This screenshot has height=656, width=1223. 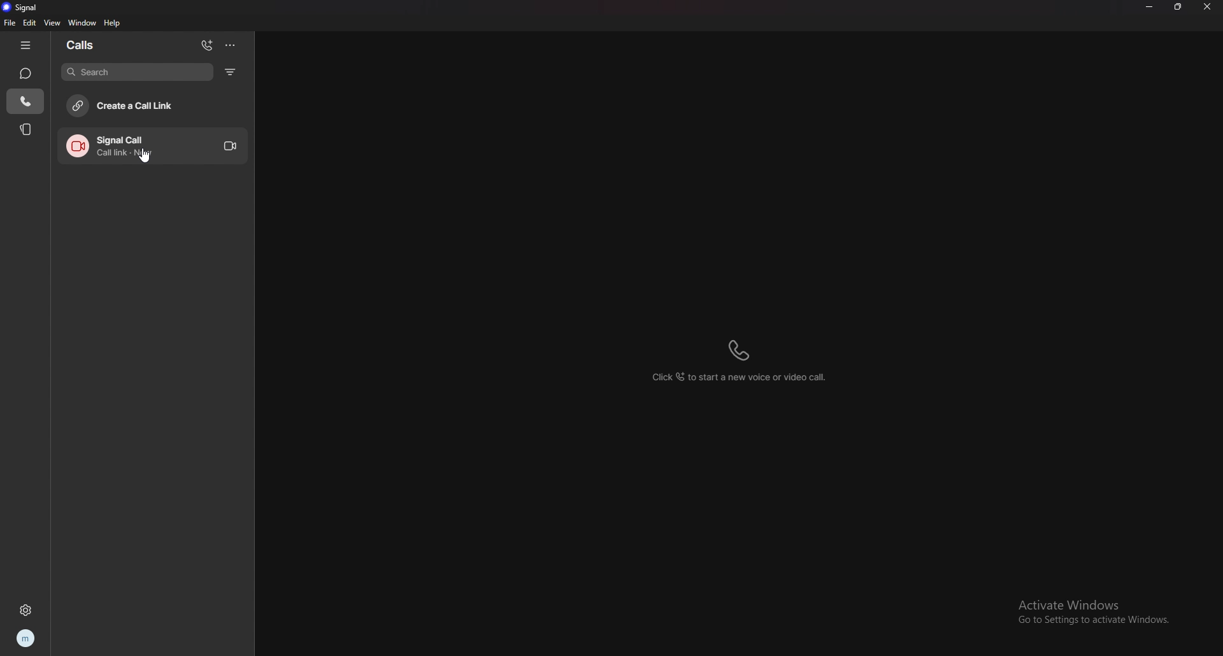 What do you see at coordinates (83, 23) in the screenshot?
I see `window` at bounding box center [83, 23].